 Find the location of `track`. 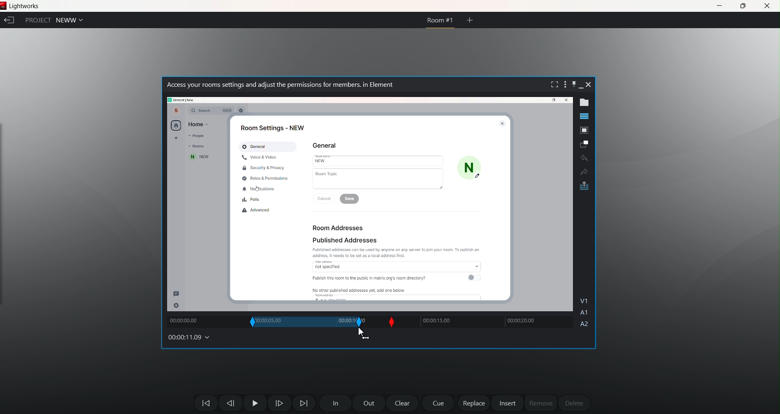

track is located at coordinates (341, 322).